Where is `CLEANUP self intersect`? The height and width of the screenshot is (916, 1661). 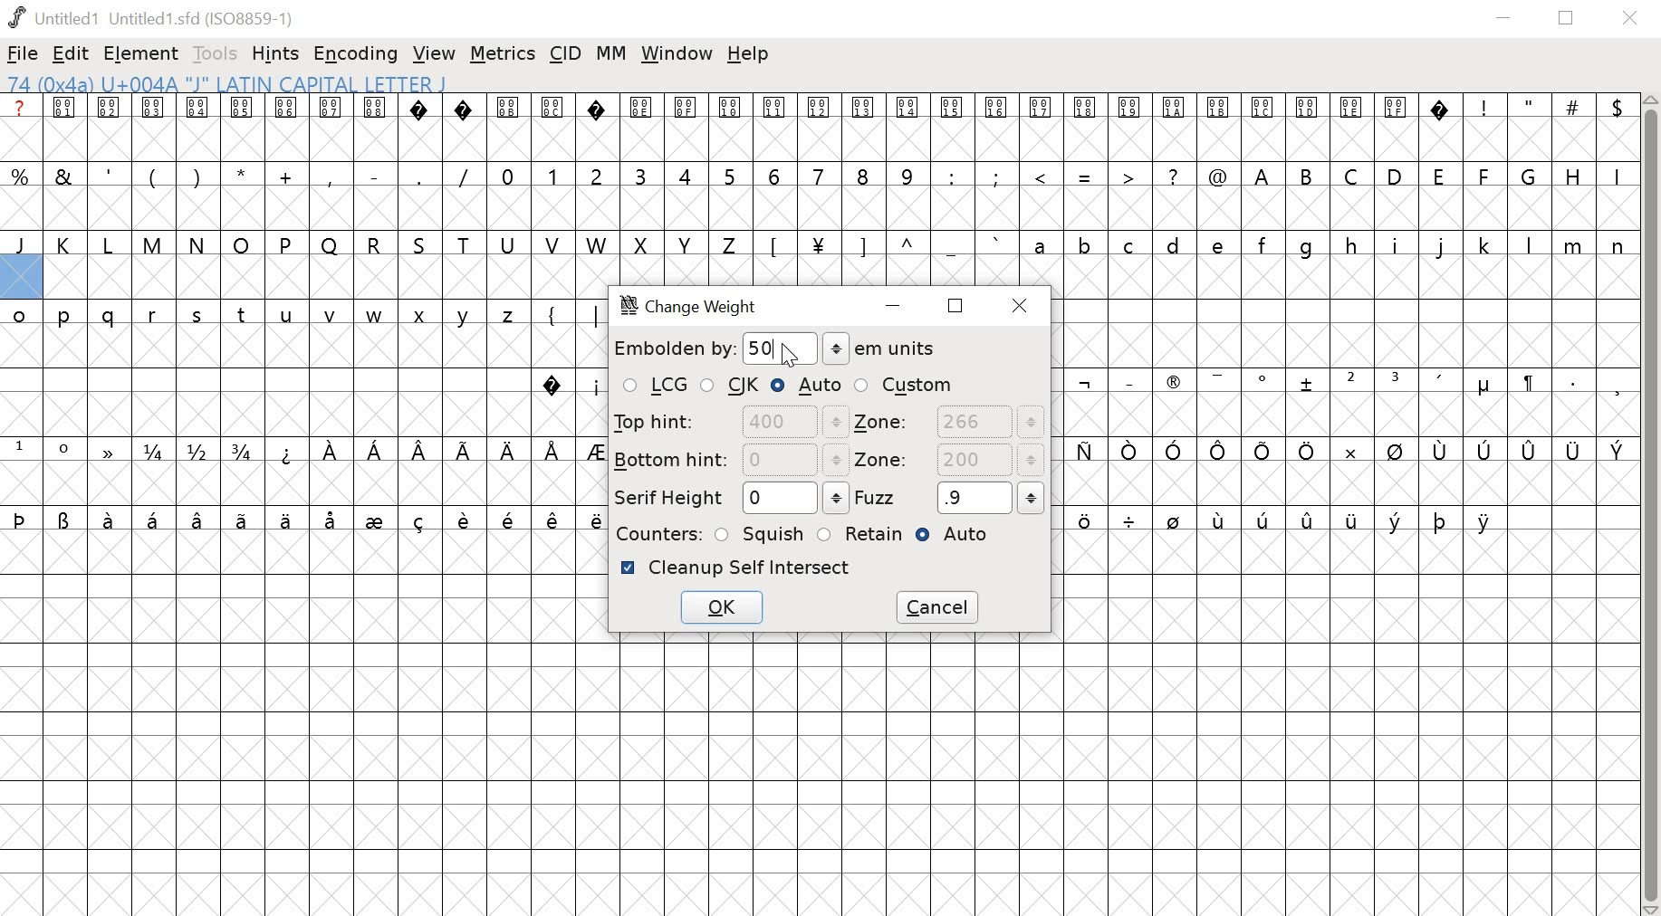
CLEANUP self intersect is located at coordinates (736, 568).